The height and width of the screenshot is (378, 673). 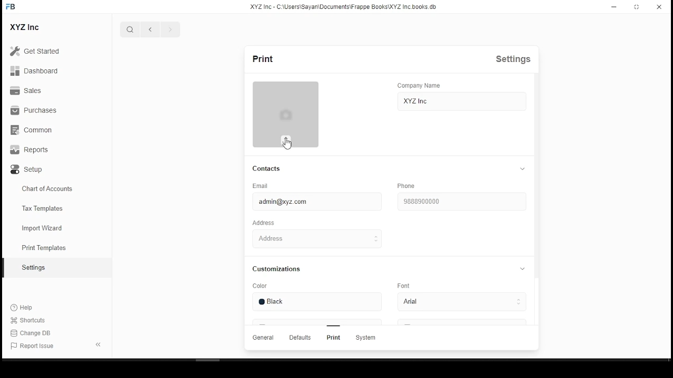 I want to click on Common, so click(x=32, y=130).